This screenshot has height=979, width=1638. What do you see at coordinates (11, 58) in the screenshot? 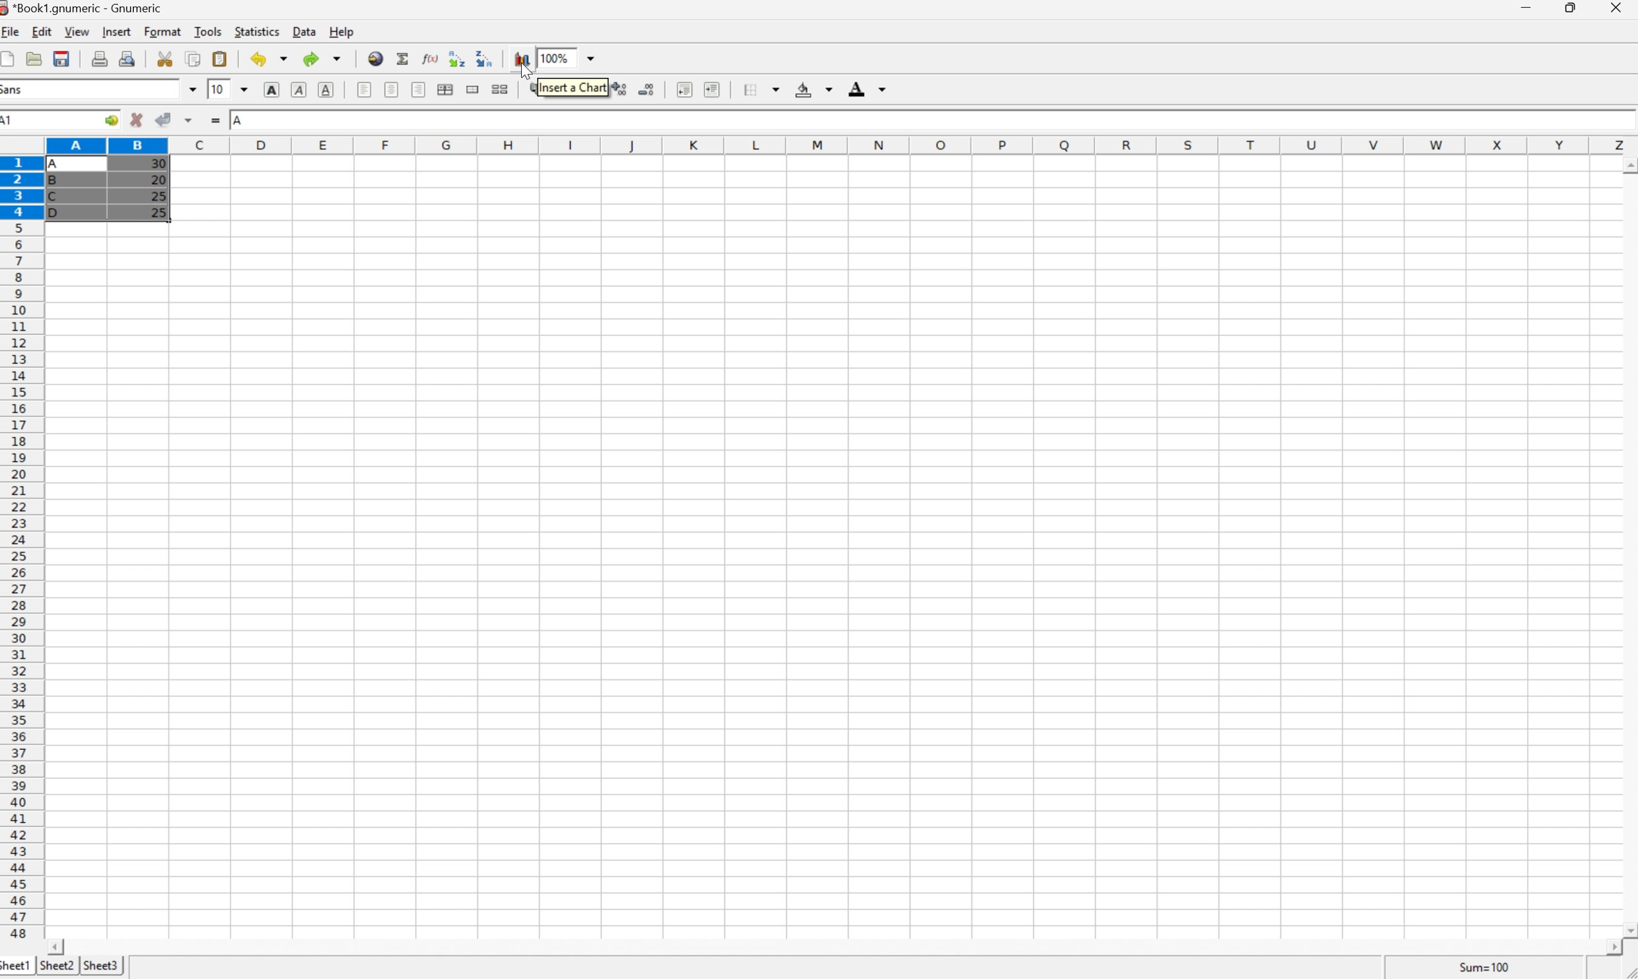
I see `Create a new workbook` at bounding box center [11, 58].